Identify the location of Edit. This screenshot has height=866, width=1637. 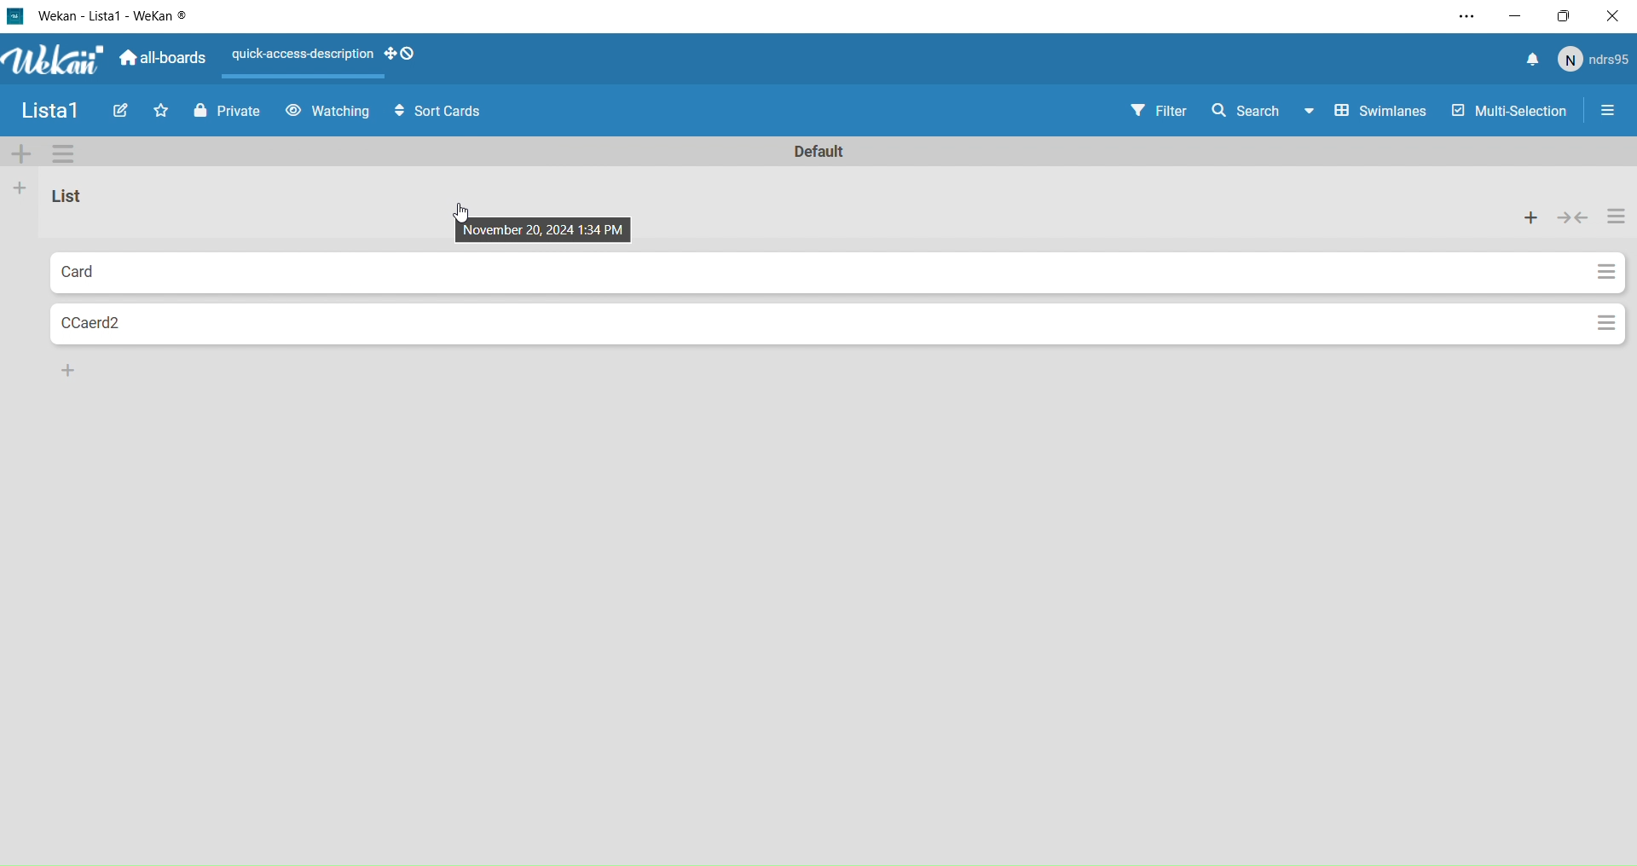
(120, 112).